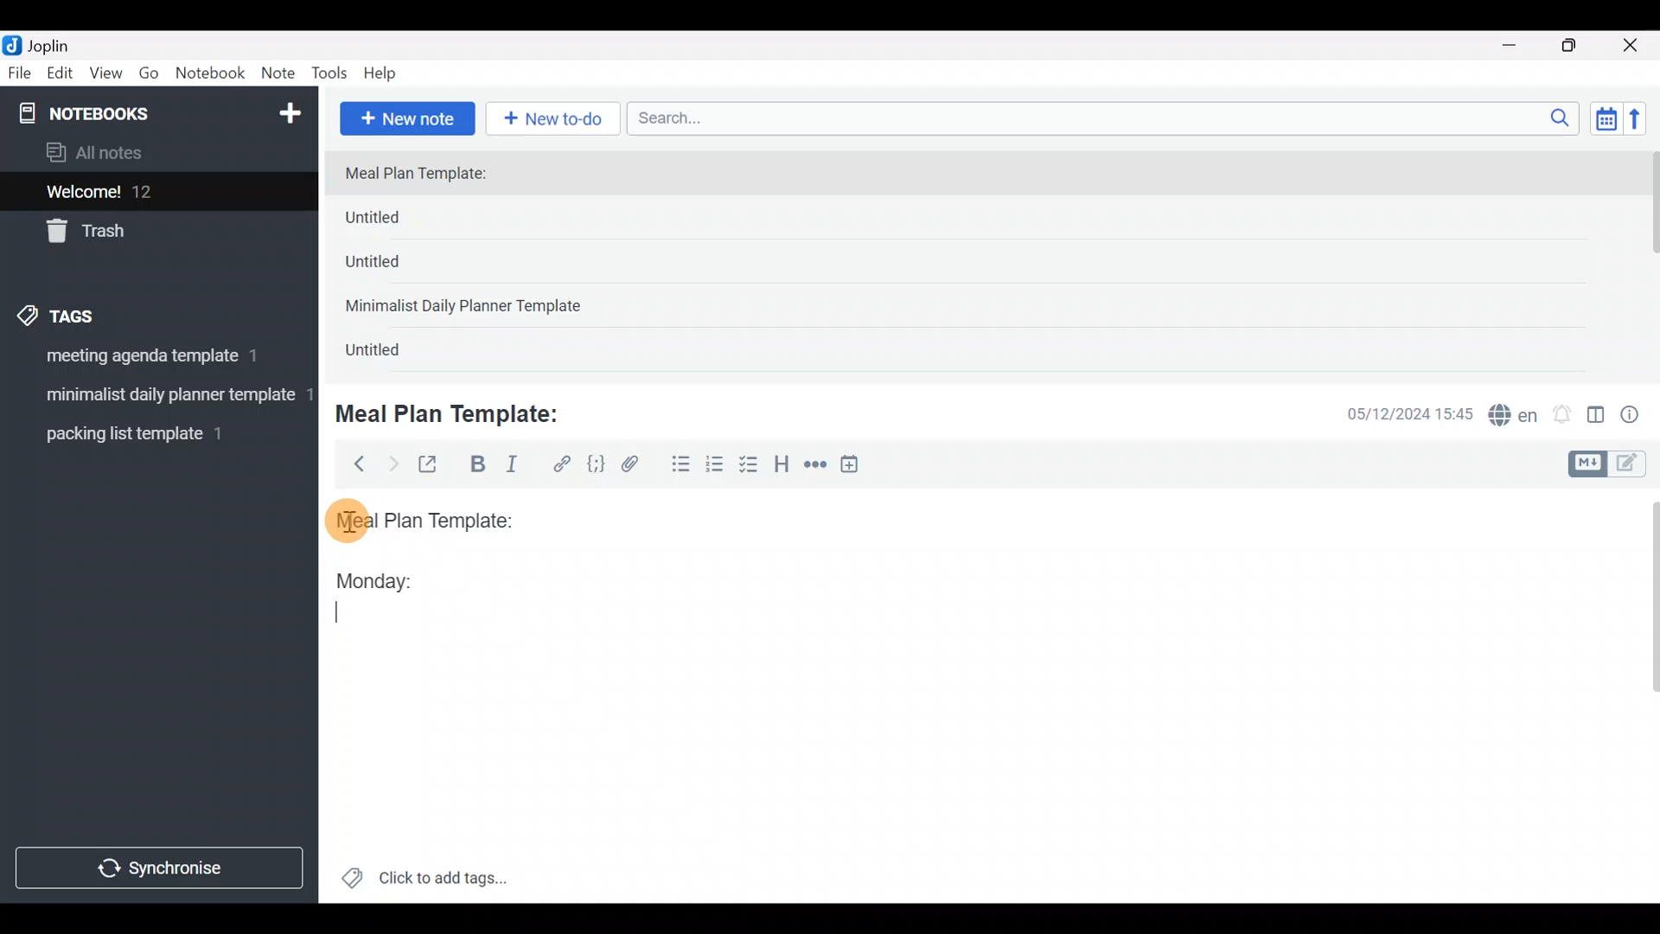 The image size is (1660, 934). What do you see at coordinates (149, 233) in the screenshot?
I see `Trash` at bounding box center [149, 233].